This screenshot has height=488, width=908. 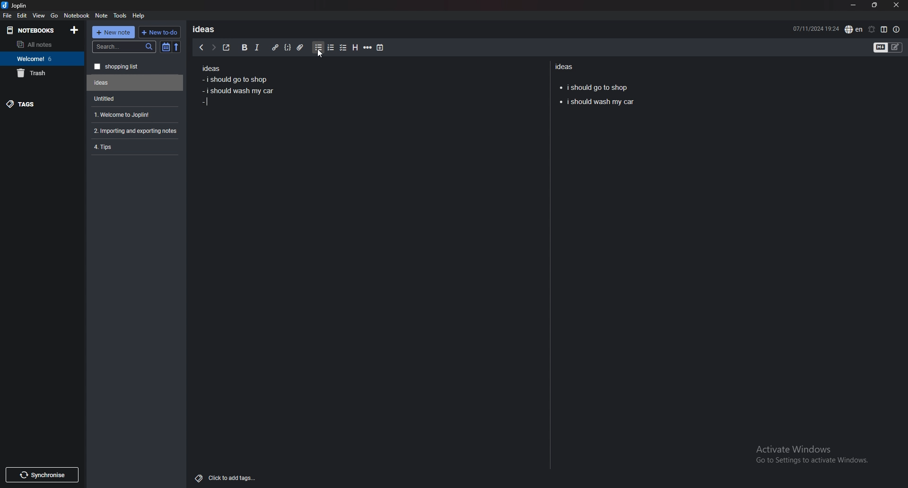 I want to click on ideas, so click(x=567, y=66).